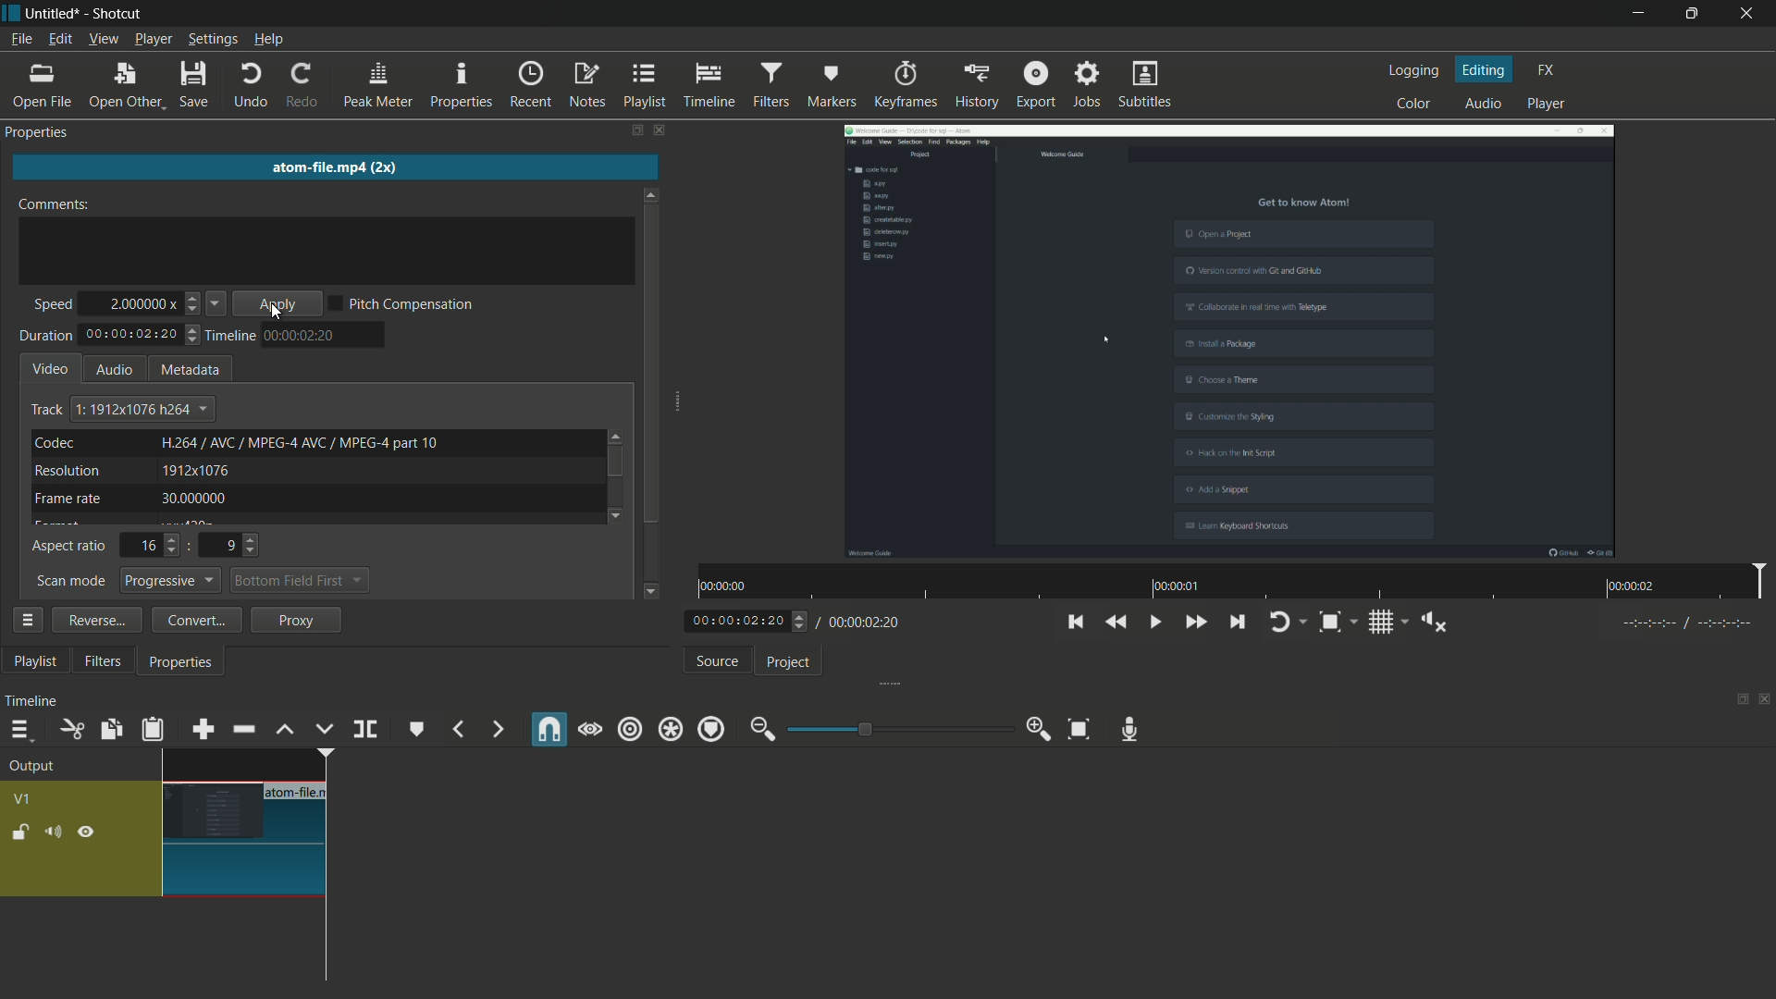 Image resolution: width=1776 pixels, height=999 pixels. Describe the element at coordinates (303, 85) in the screenshot. I see `redo` at that location.